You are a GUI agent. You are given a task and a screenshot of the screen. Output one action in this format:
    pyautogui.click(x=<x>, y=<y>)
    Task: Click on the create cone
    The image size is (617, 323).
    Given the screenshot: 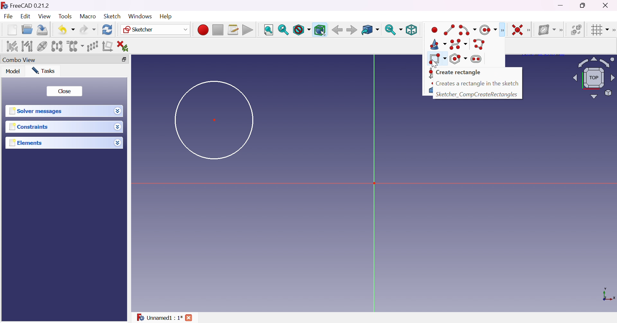 What is the action you would take?
    pyautogui.click(x=438, y=44)
    